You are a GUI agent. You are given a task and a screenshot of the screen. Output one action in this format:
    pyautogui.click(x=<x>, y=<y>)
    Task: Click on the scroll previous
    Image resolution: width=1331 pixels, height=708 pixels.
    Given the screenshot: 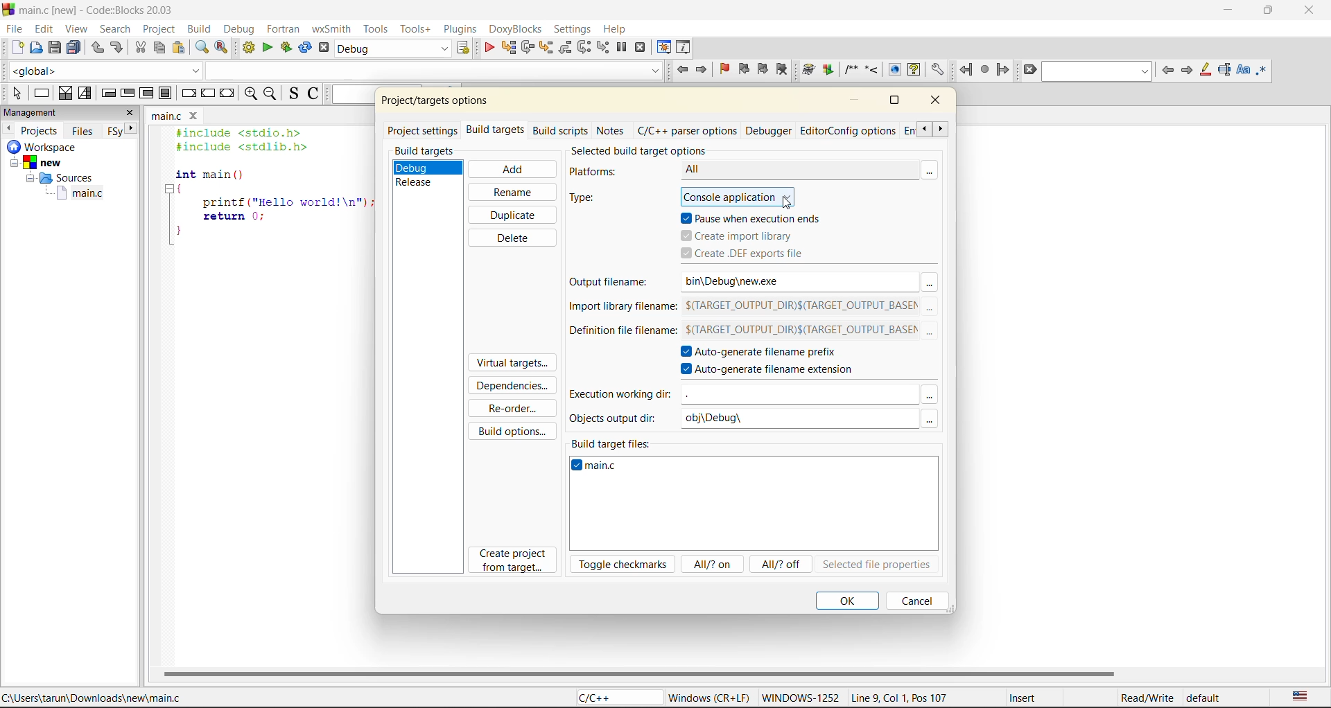 What is the action you would take?
    pyautogui.click(x=924, y=127)
    